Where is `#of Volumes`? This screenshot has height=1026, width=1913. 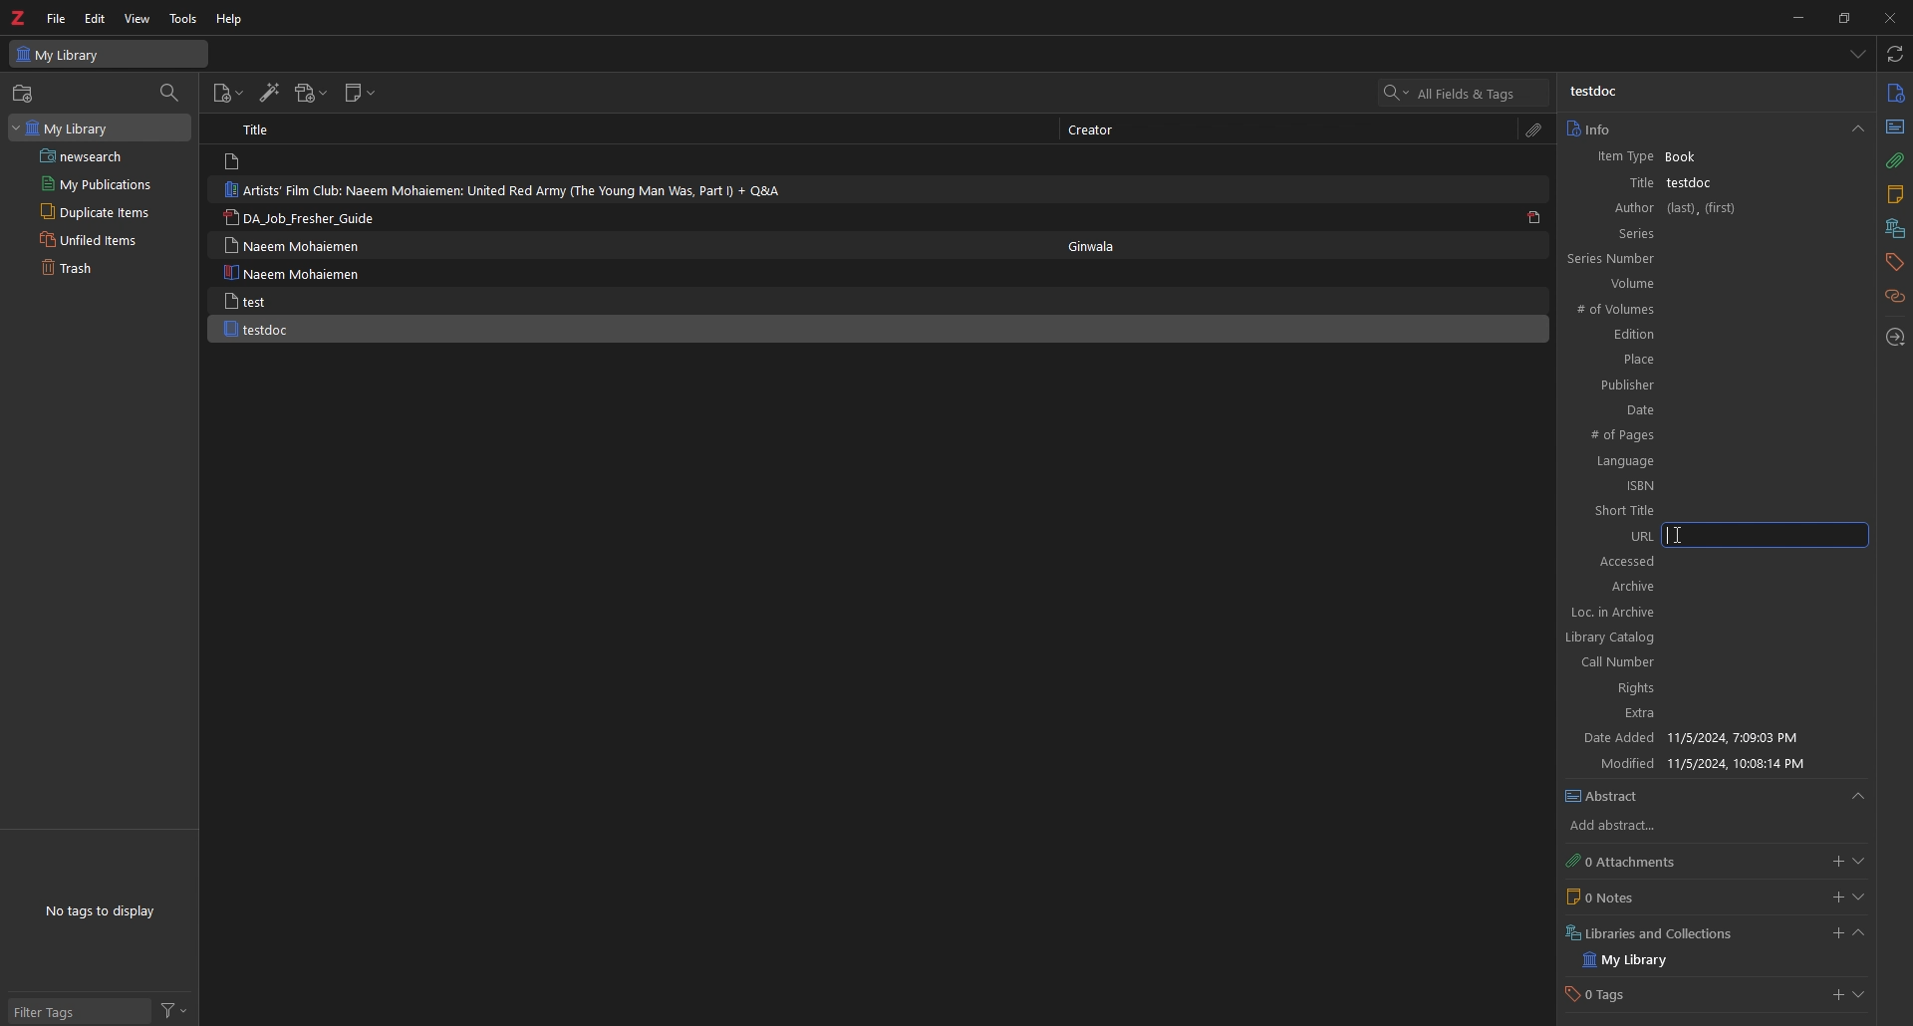 #of Volumes is located at coordinates (1674, 310).